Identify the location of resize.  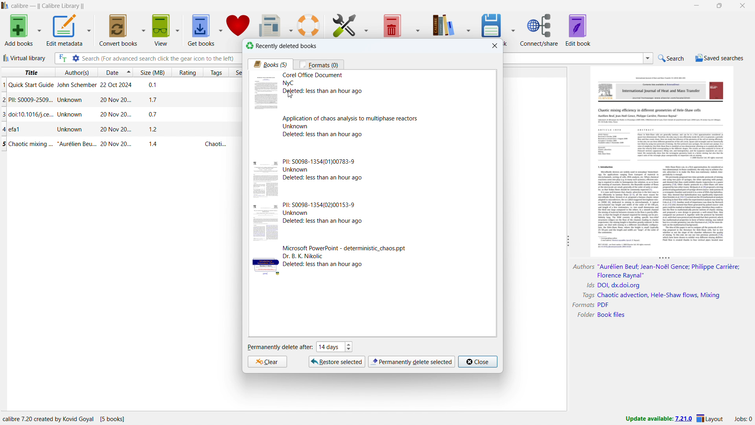
(665, 259).